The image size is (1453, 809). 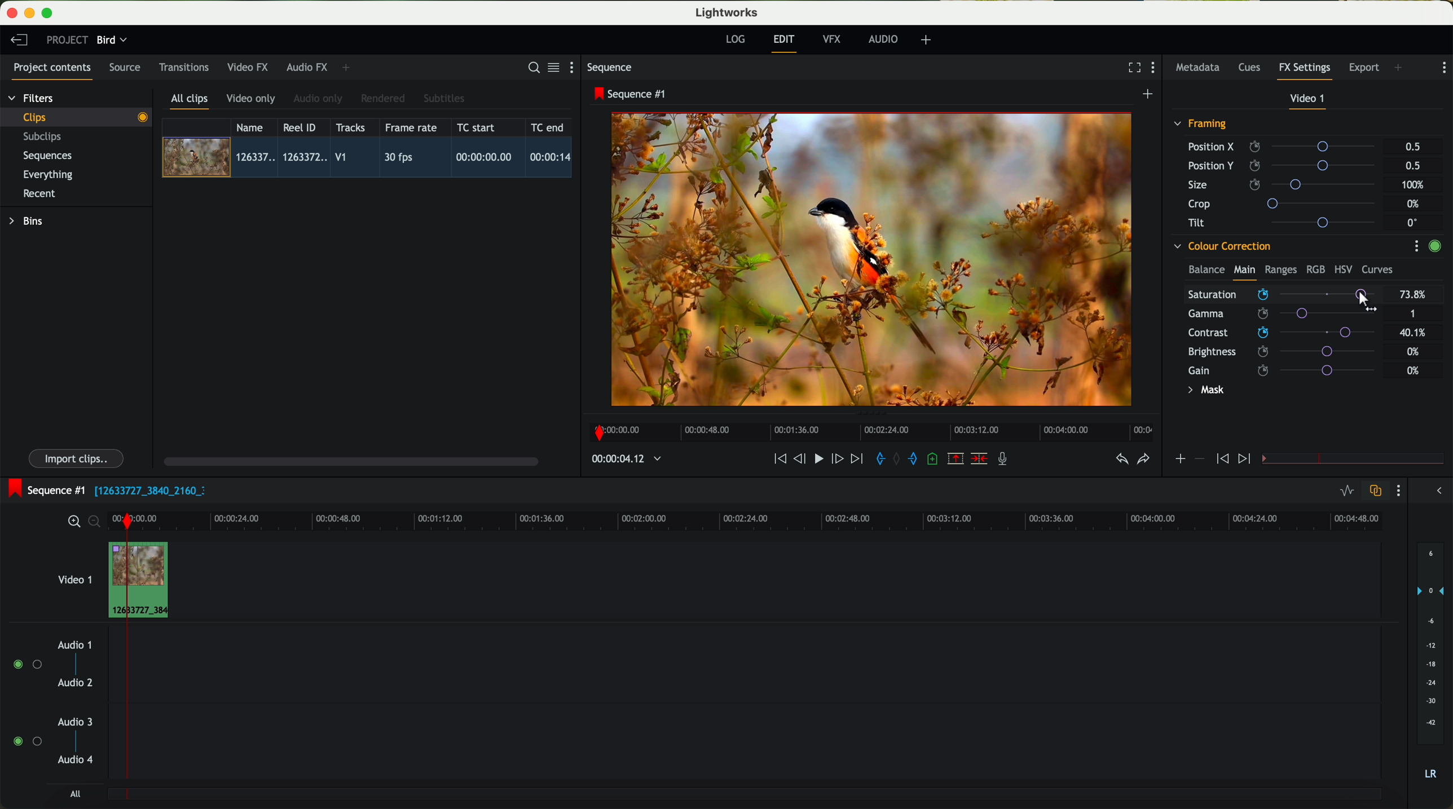 I want to click on everything, so click(x=49, y=175).